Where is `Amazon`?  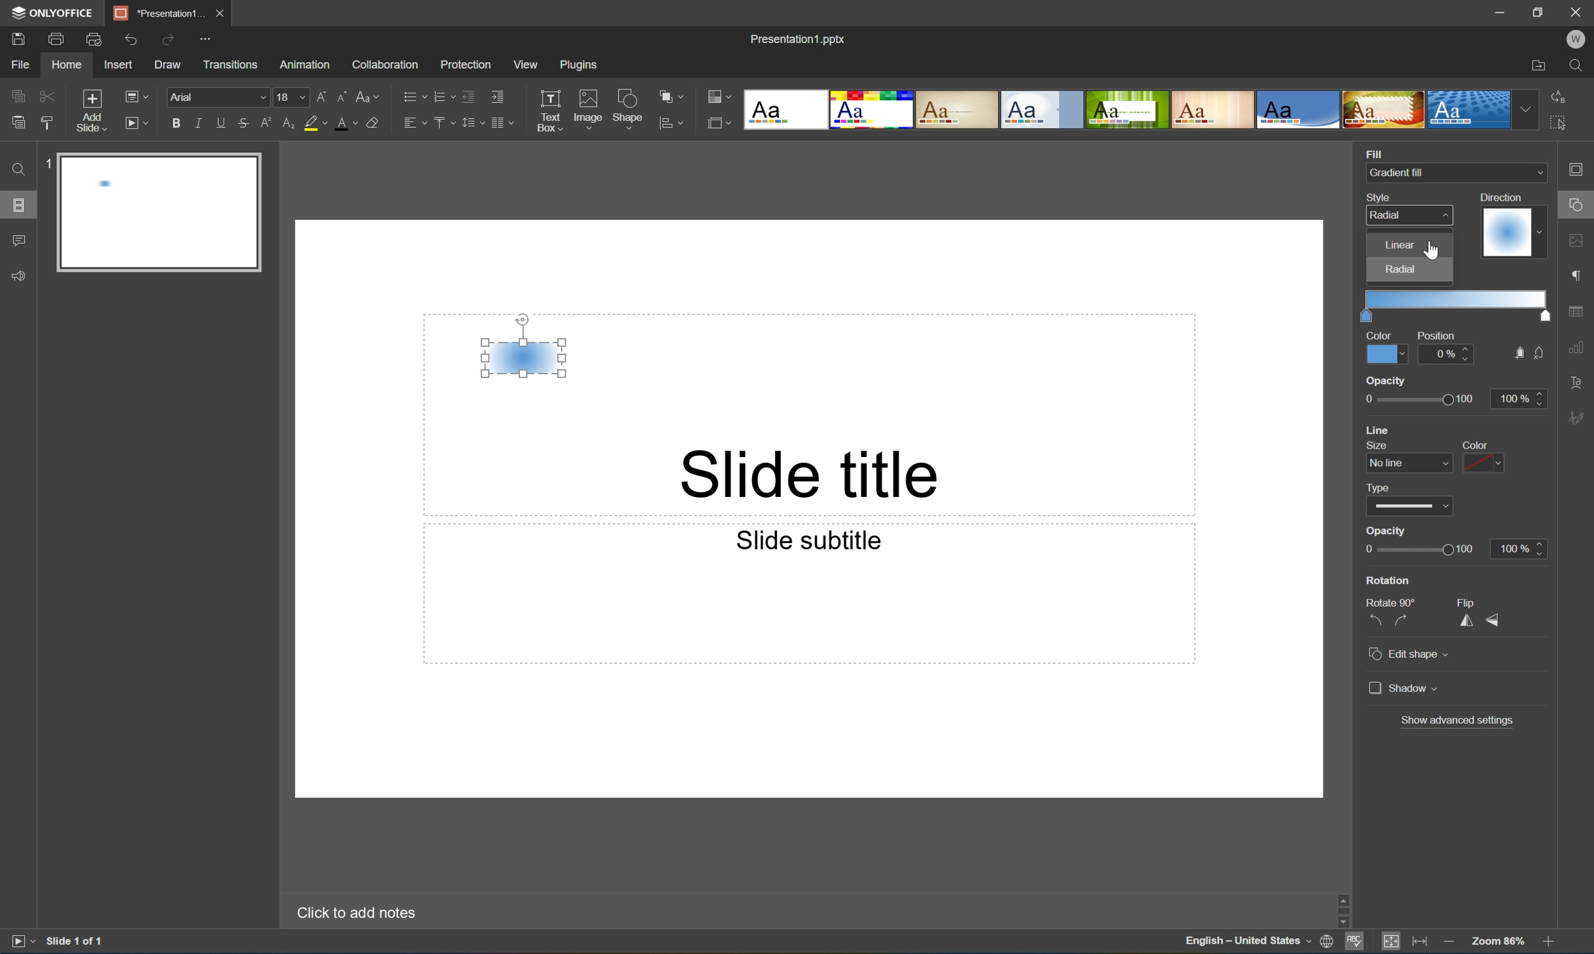 Amazon is located at coordinates (306, 63).